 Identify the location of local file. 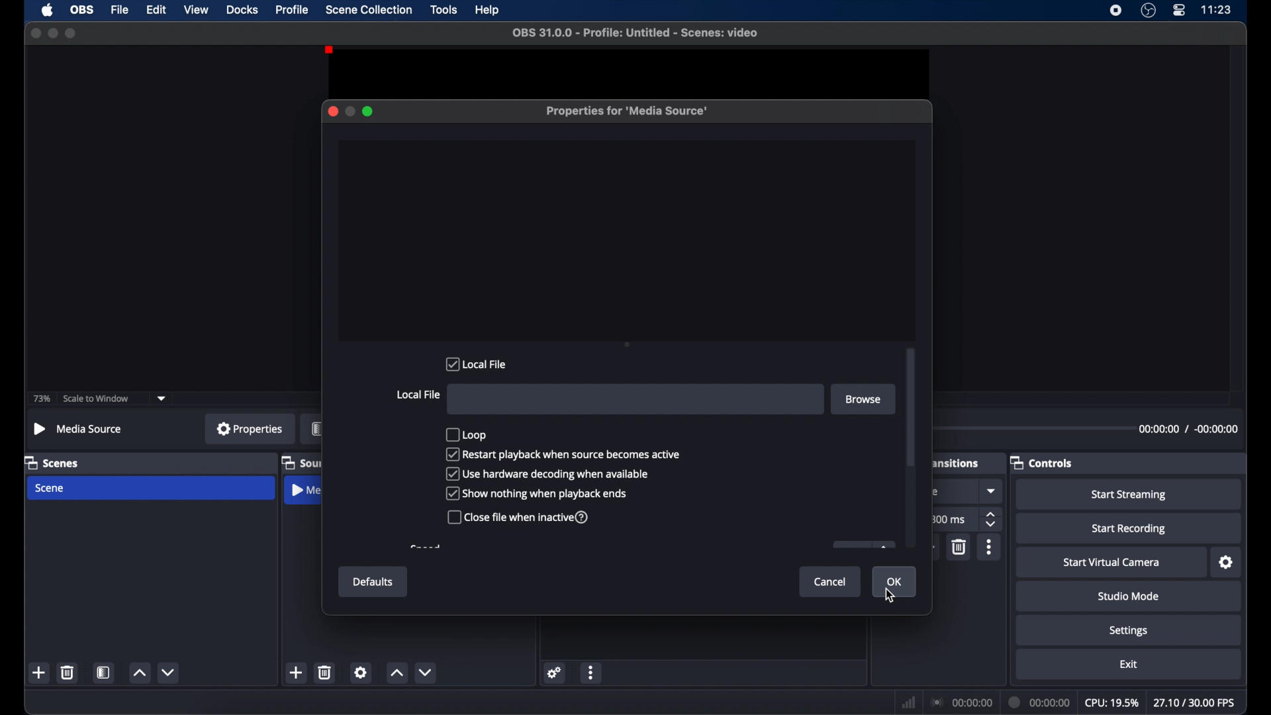
(476, 363).